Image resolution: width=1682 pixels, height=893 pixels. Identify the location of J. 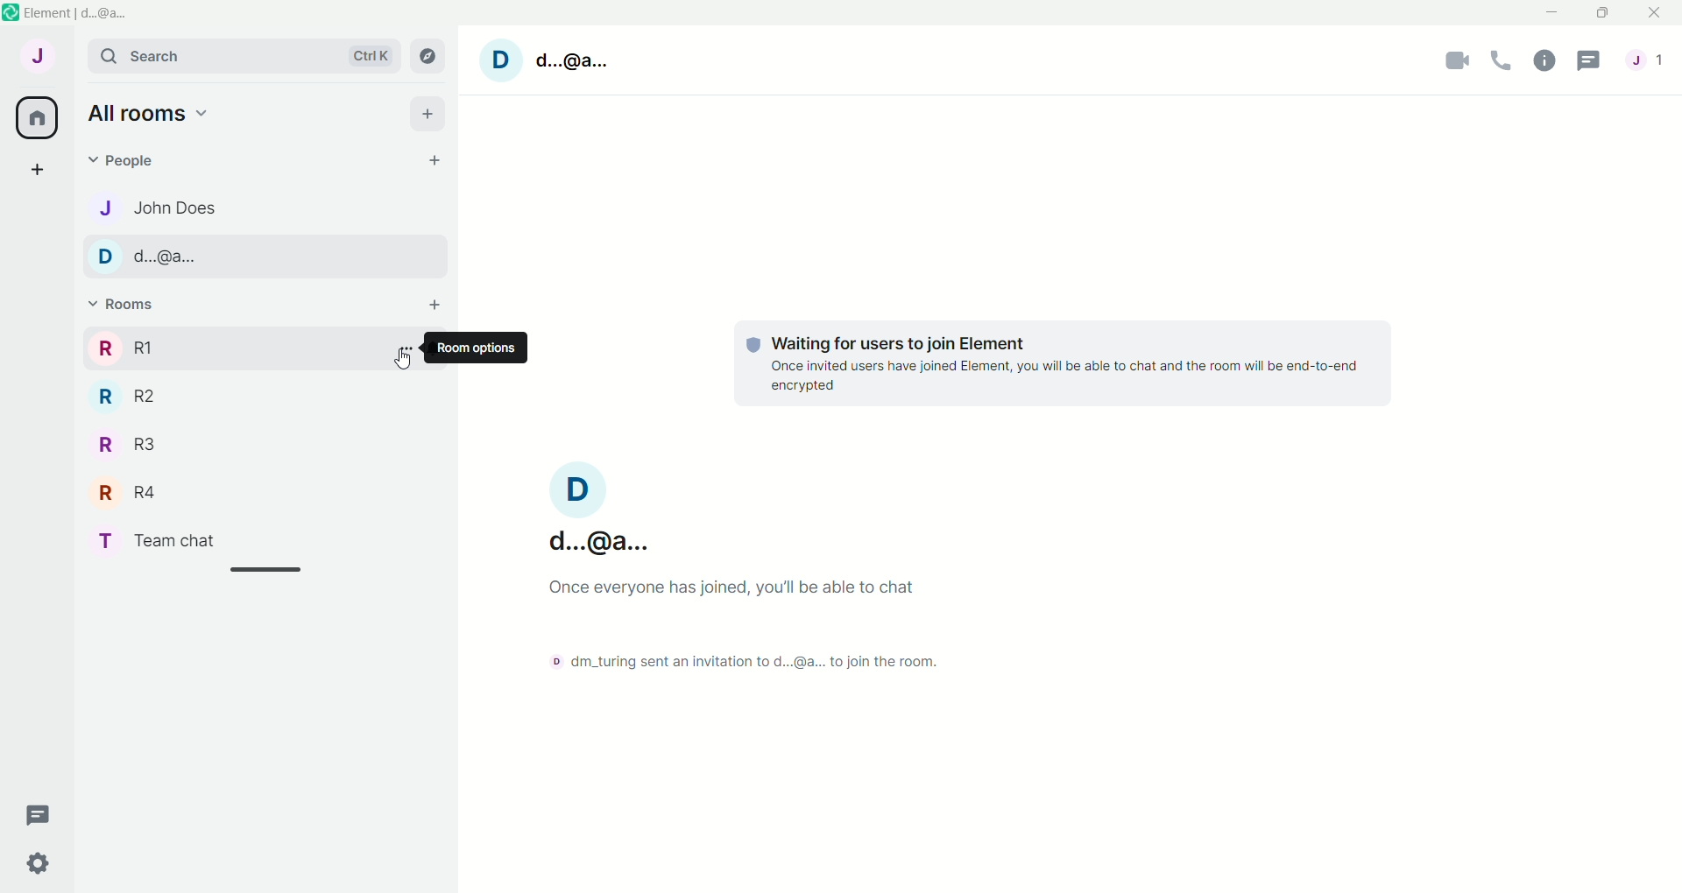
(35, 55).